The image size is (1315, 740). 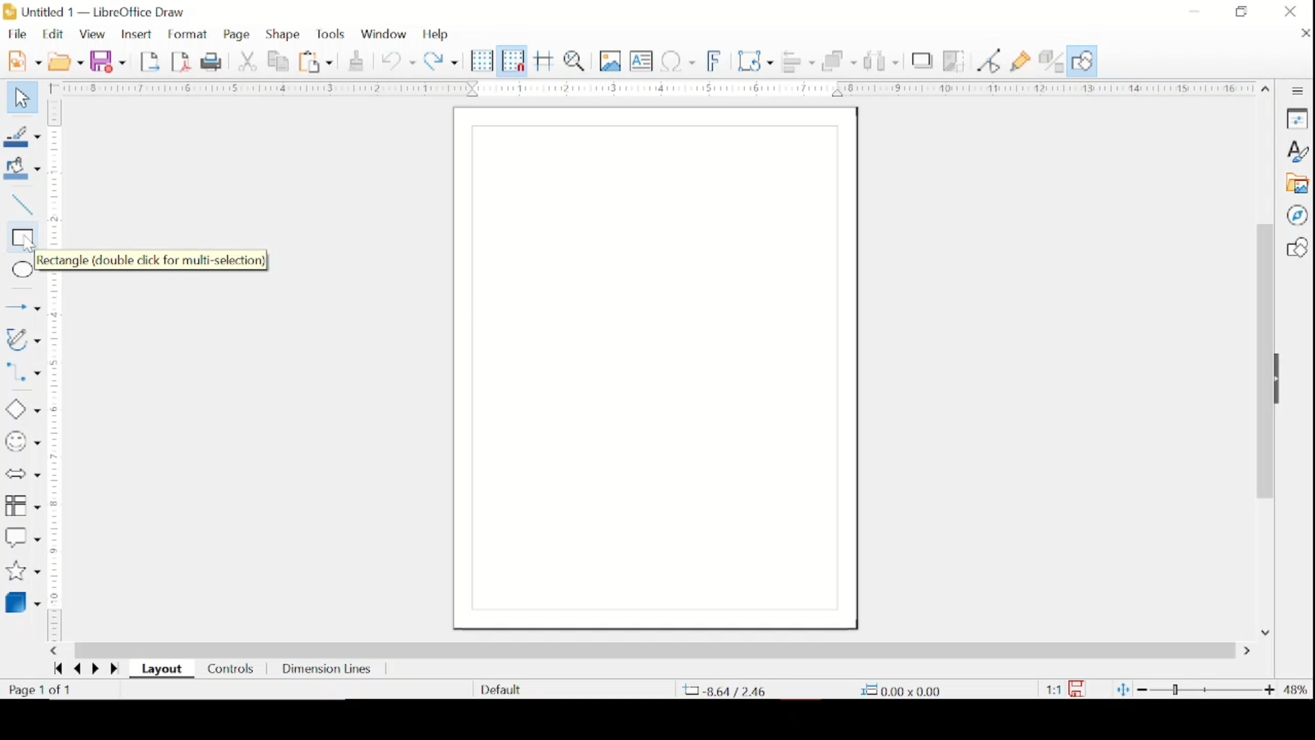 I want to click on last, so click(x=58, y=668).